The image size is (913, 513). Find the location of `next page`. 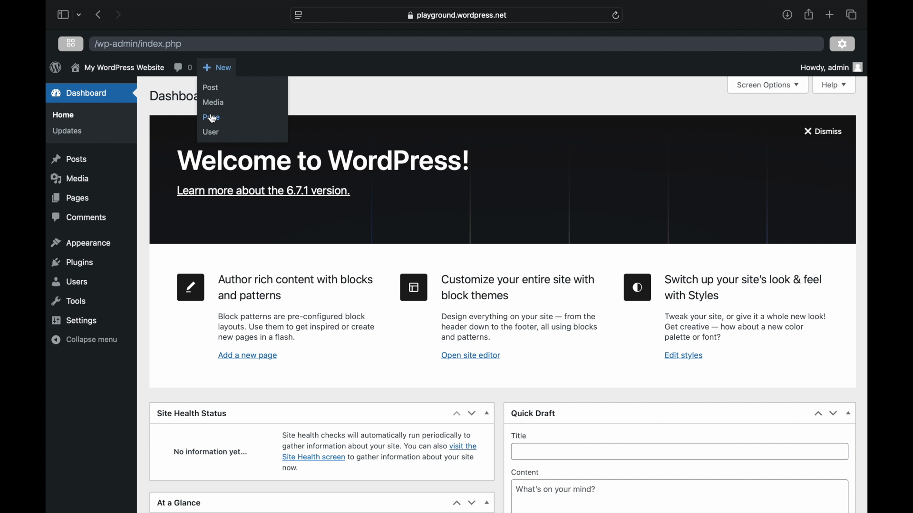

next page is located at coordinates (118, 15).